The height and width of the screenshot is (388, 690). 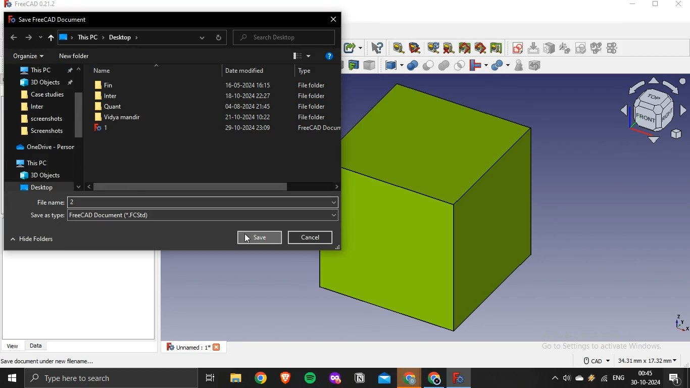 I want to click on view, so click(x=301, y=55).